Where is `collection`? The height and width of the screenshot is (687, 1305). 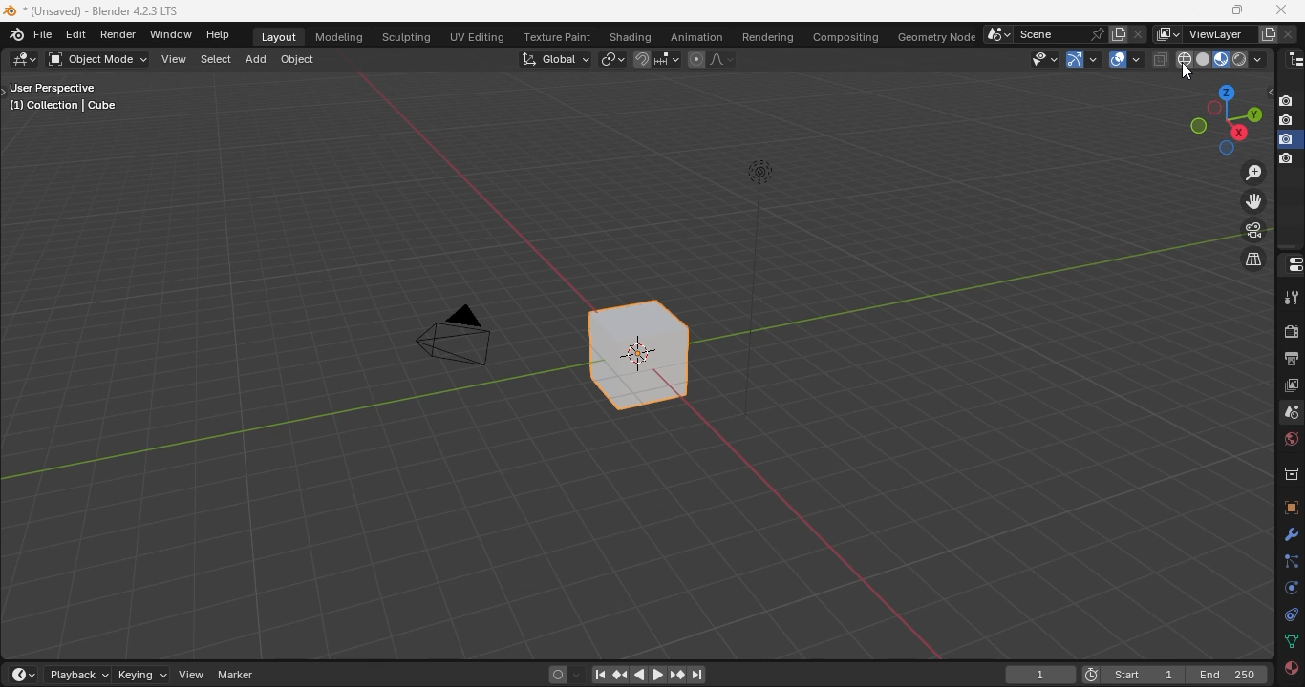 collection is located at coordinates (1290, 472).